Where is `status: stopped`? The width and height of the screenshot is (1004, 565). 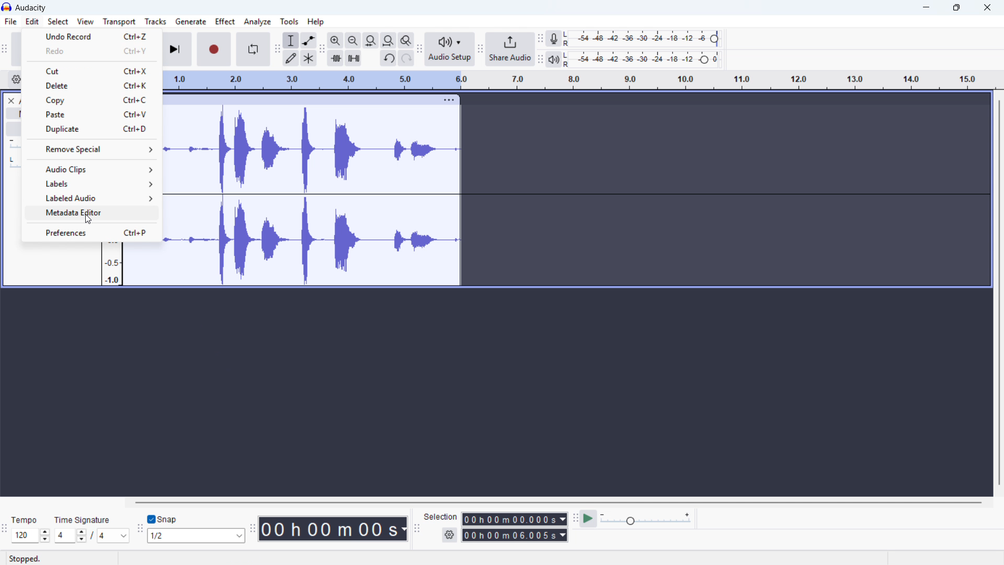
status: stopped is located at coordinates (25, 559).